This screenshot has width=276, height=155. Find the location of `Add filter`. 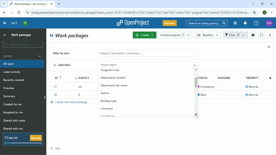

Add filter is located at coordinates (66, 66).